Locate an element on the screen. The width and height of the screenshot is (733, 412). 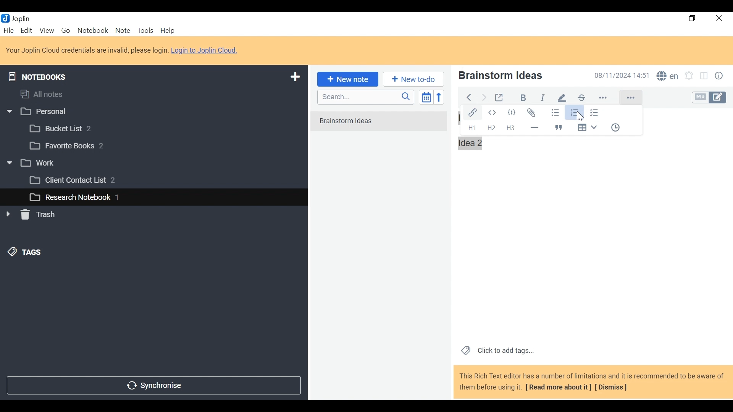
Set alarm is located at coordinates (689, 77).